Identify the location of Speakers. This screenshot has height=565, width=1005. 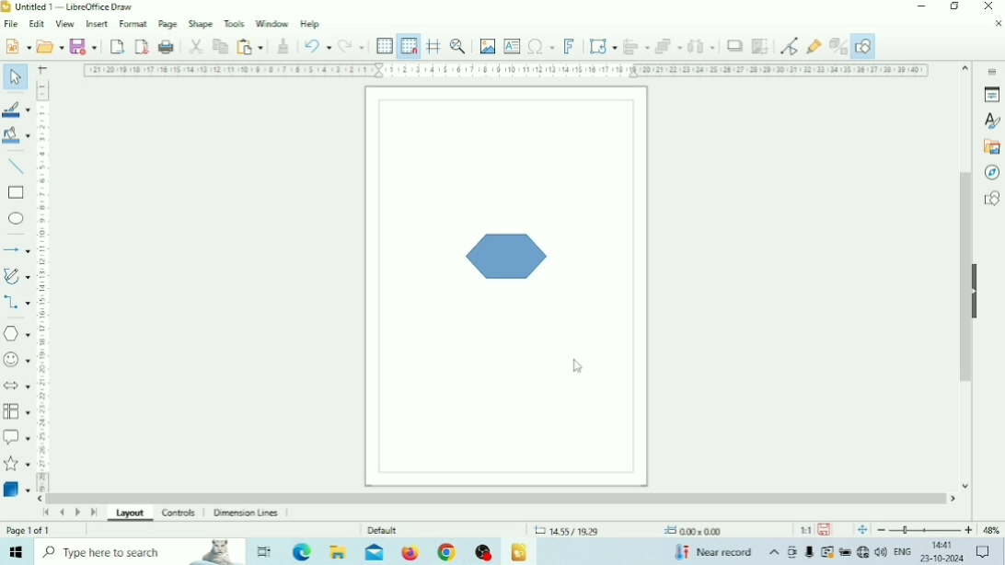
(882, 550).